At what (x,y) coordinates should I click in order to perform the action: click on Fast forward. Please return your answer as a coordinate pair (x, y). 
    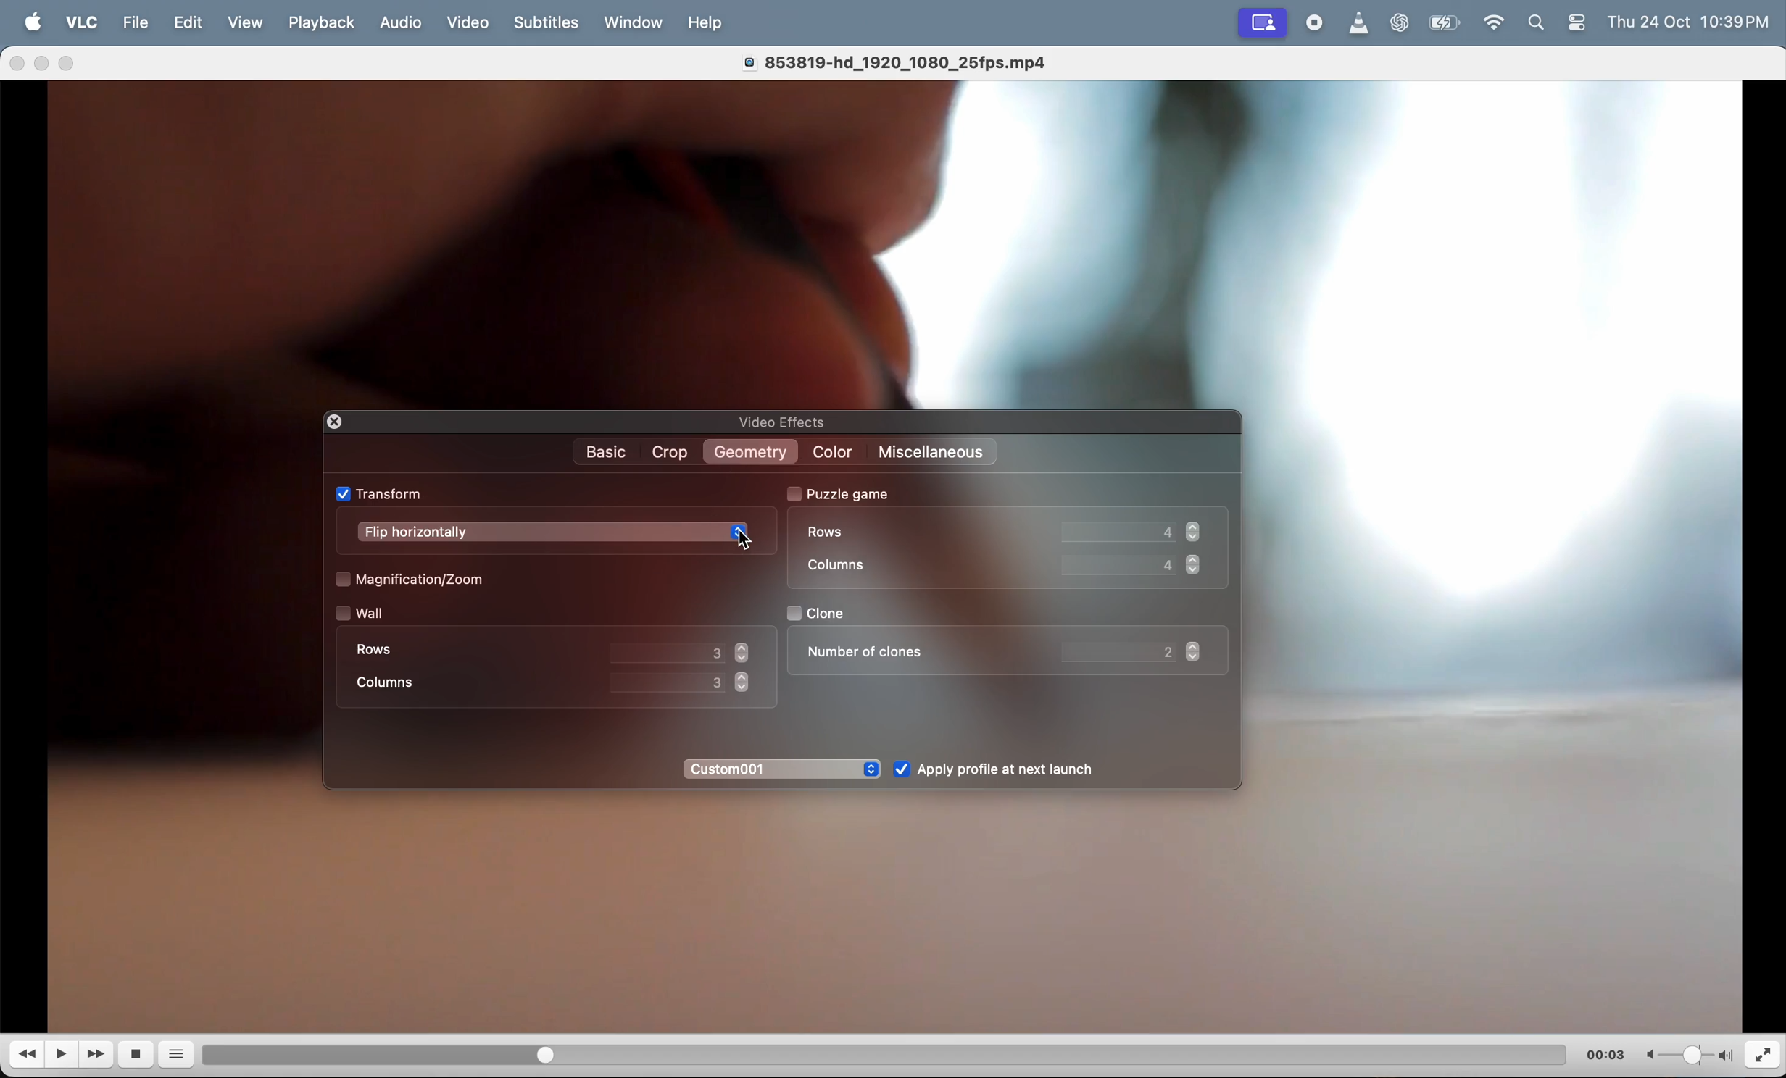
    Looking at the image, I should click on (99, 1053).